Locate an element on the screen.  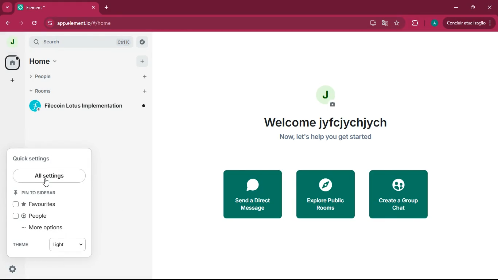
Add room is located at coordinates (143, 91).